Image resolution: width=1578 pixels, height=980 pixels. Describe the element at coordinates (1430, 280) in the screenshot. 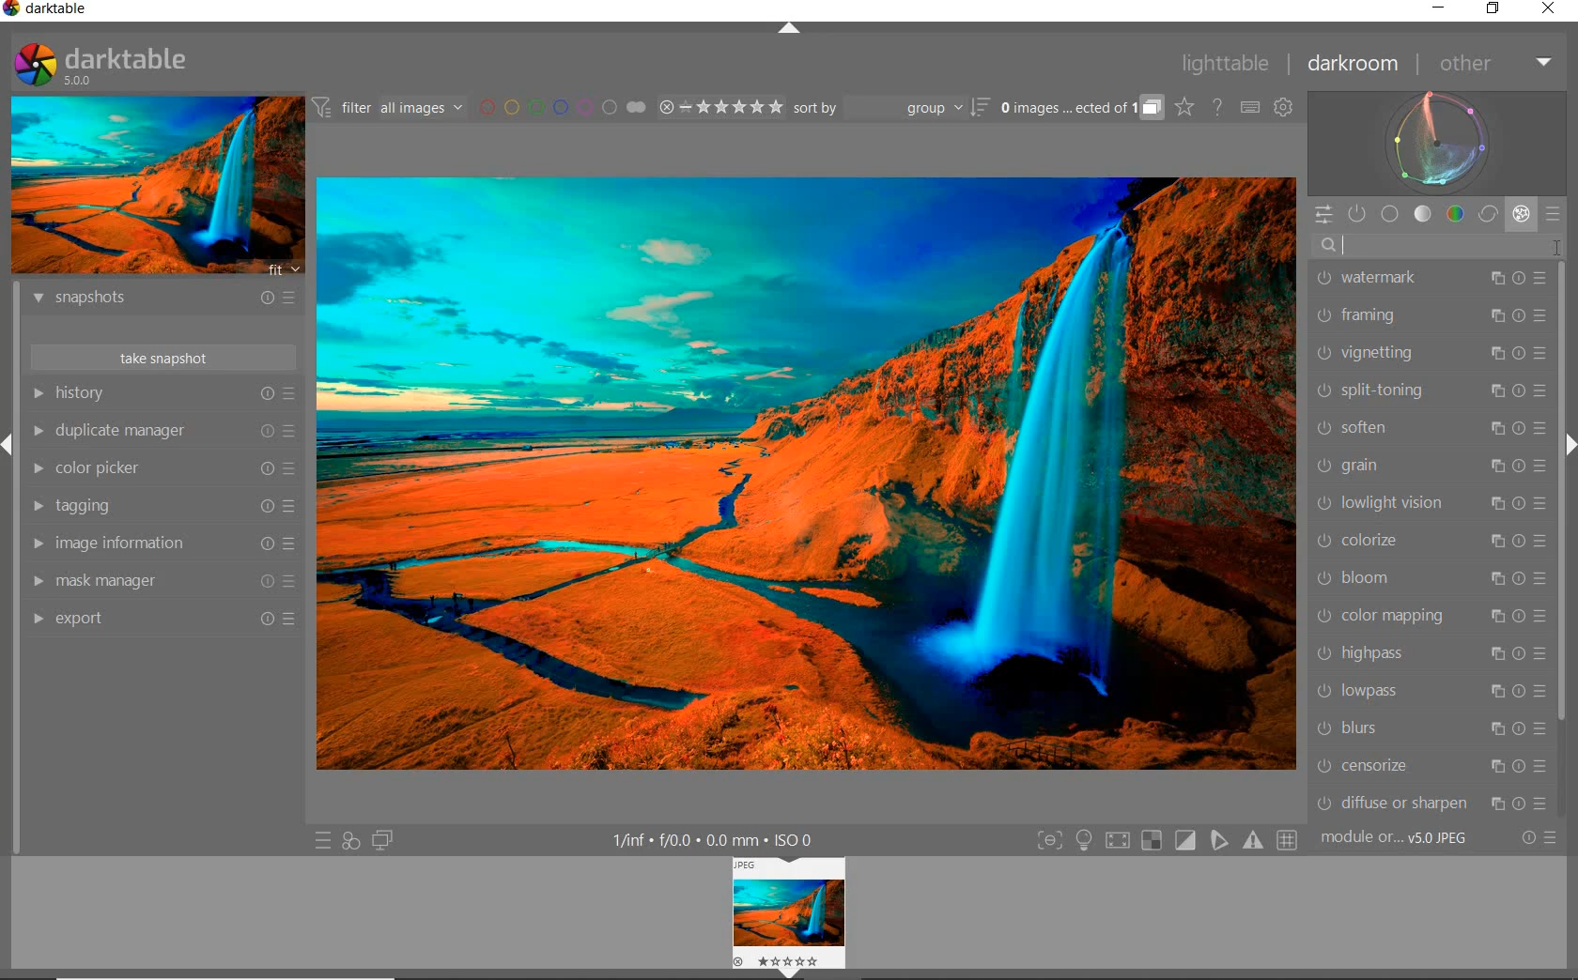

I see `watermark` at that location.